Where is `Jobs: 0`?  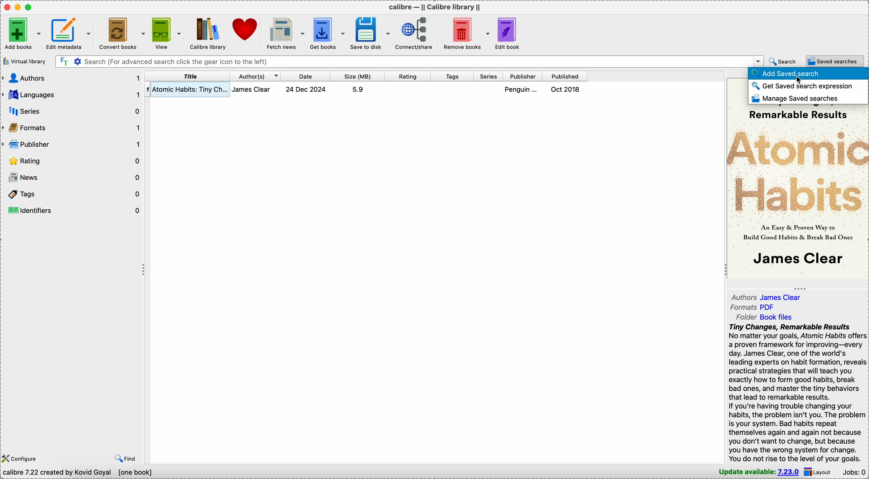 Jobs: 0 is located at coordinates (855, 472).